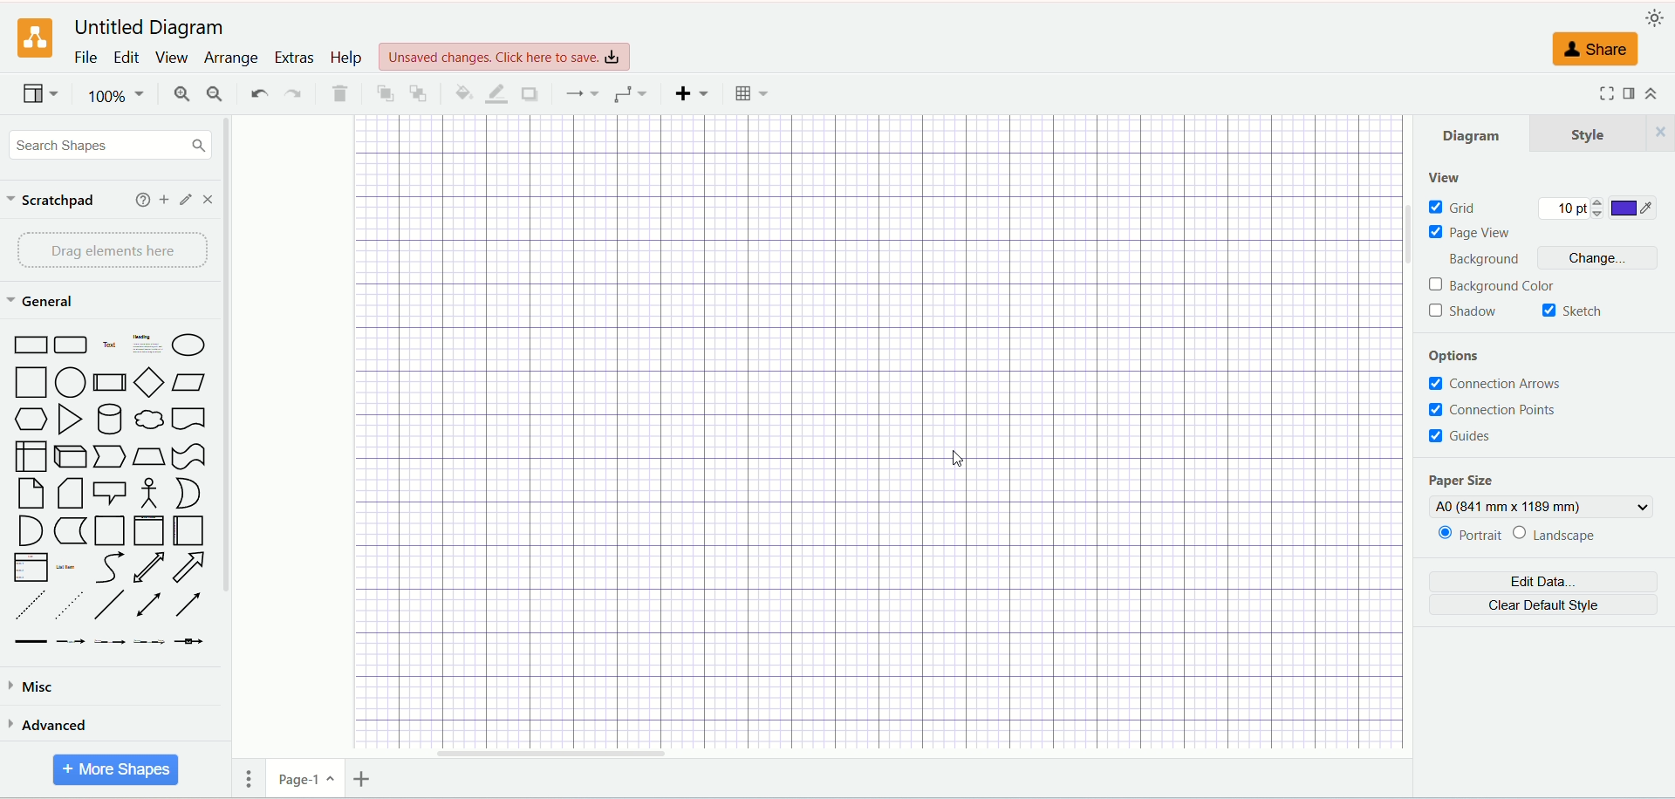 The width and height of the screenshot is (1675, 799). What do you see at coordinates (1496, 286) in the screenshot?
I see `background color` at bounding box center [1496, 286].